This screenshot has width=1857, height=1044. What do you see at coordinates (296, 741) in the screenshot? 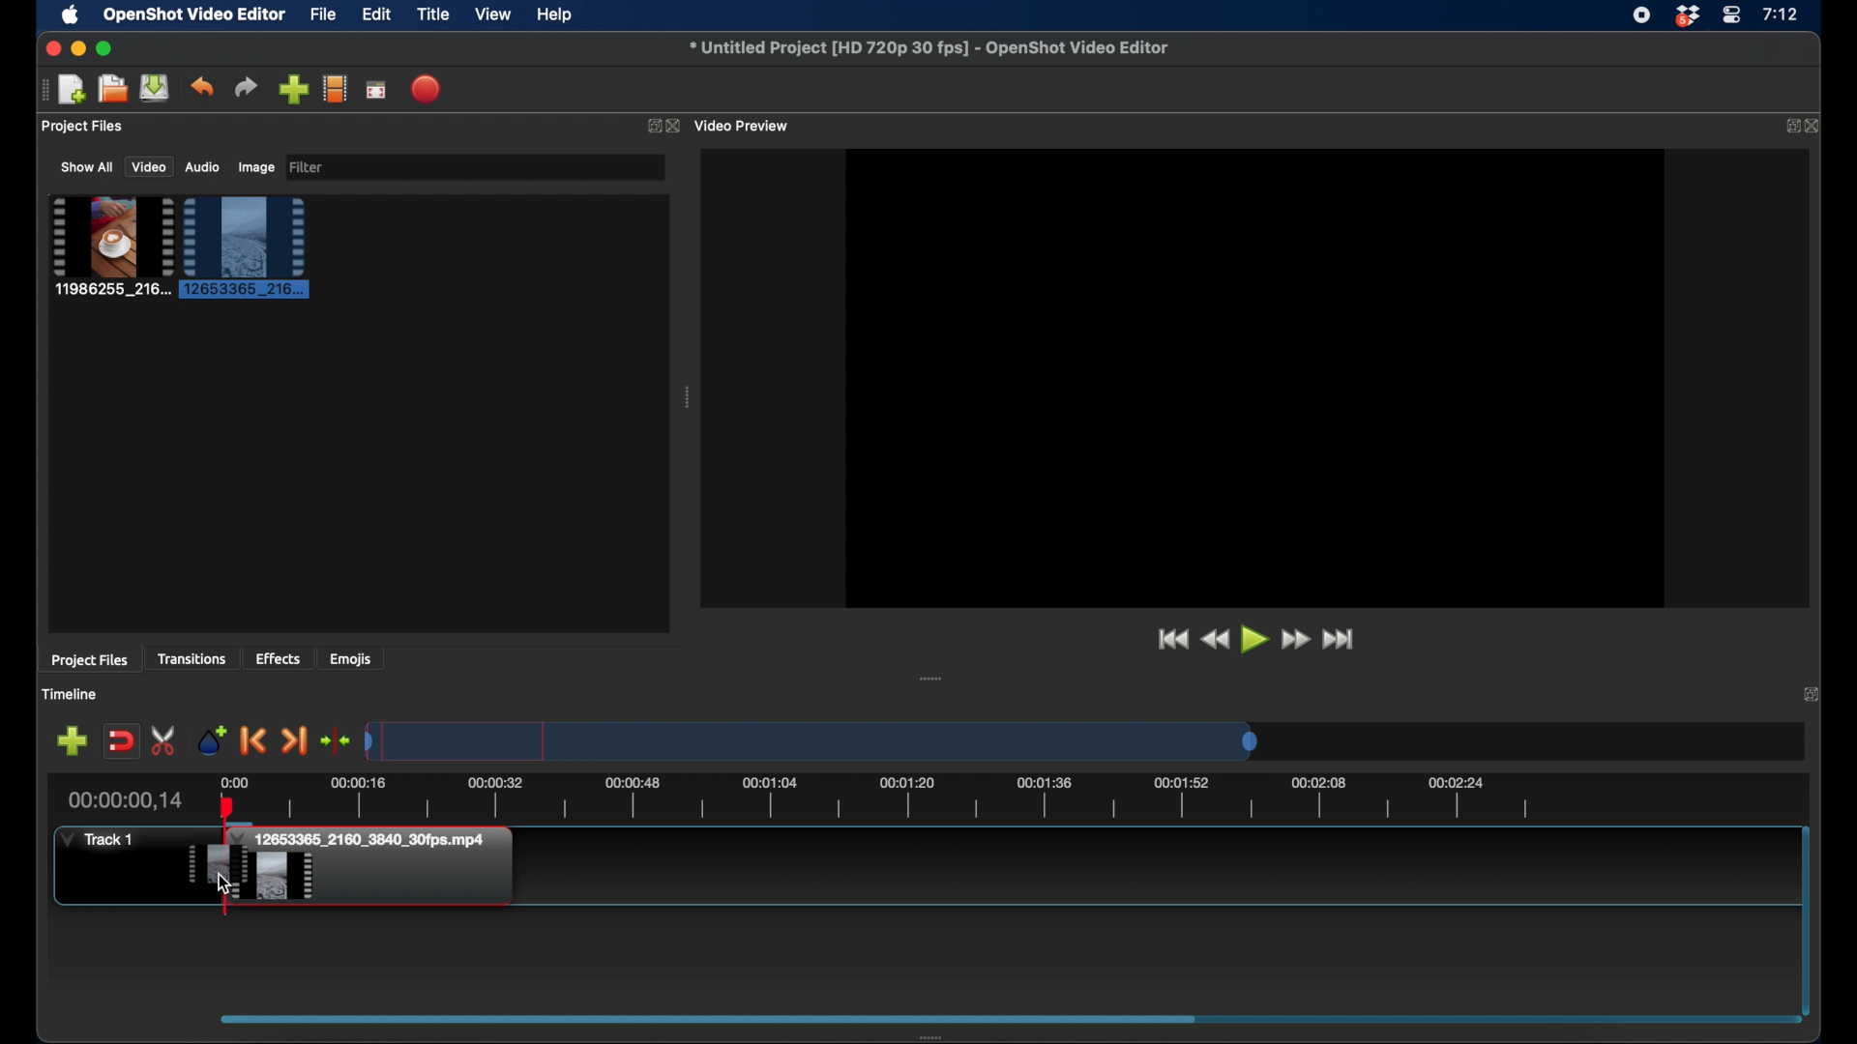
I see `next marker` at bounding box center [296, 741].